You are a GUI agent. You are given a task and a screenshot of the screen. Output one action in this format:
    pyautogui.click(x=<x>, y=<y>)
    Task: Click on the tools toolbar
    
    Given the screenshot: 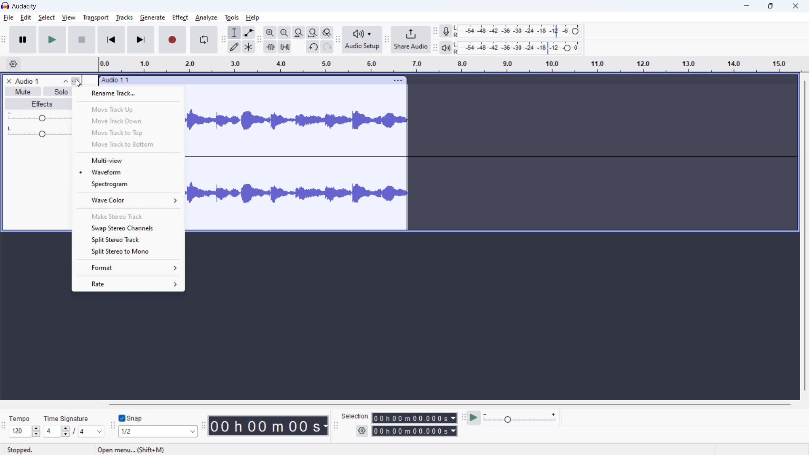 What is the action you would take?
    pyautogui.click(x=222, y=40)
    